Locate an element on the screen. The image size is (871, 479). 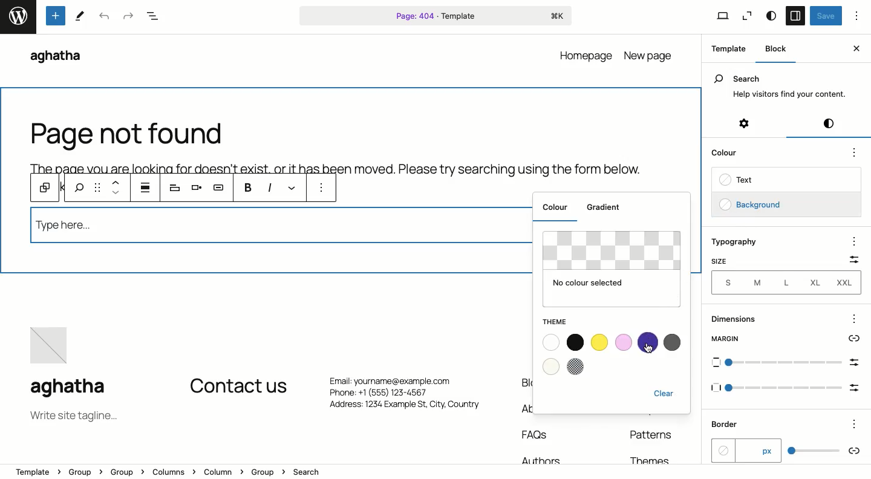
Themes is located at coordinates (653, 458).